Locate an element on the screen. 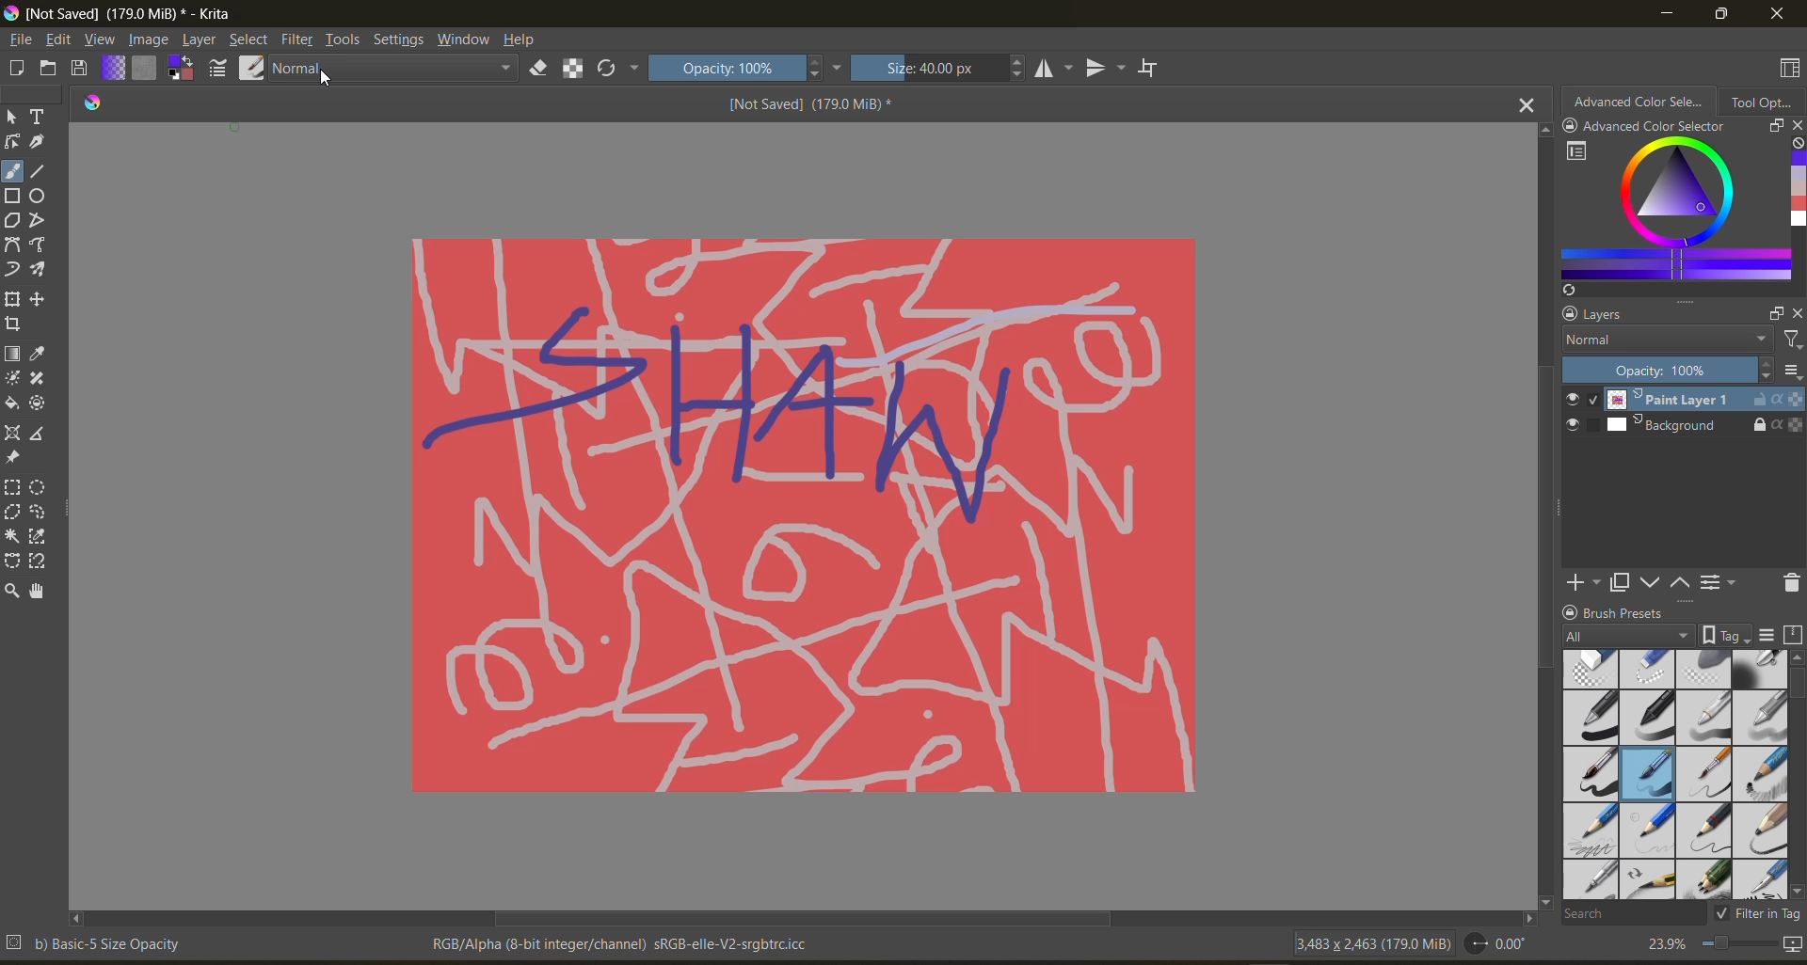 This screenshot has height=965, width=1807. zoom is located at coordinates (1739, 943).